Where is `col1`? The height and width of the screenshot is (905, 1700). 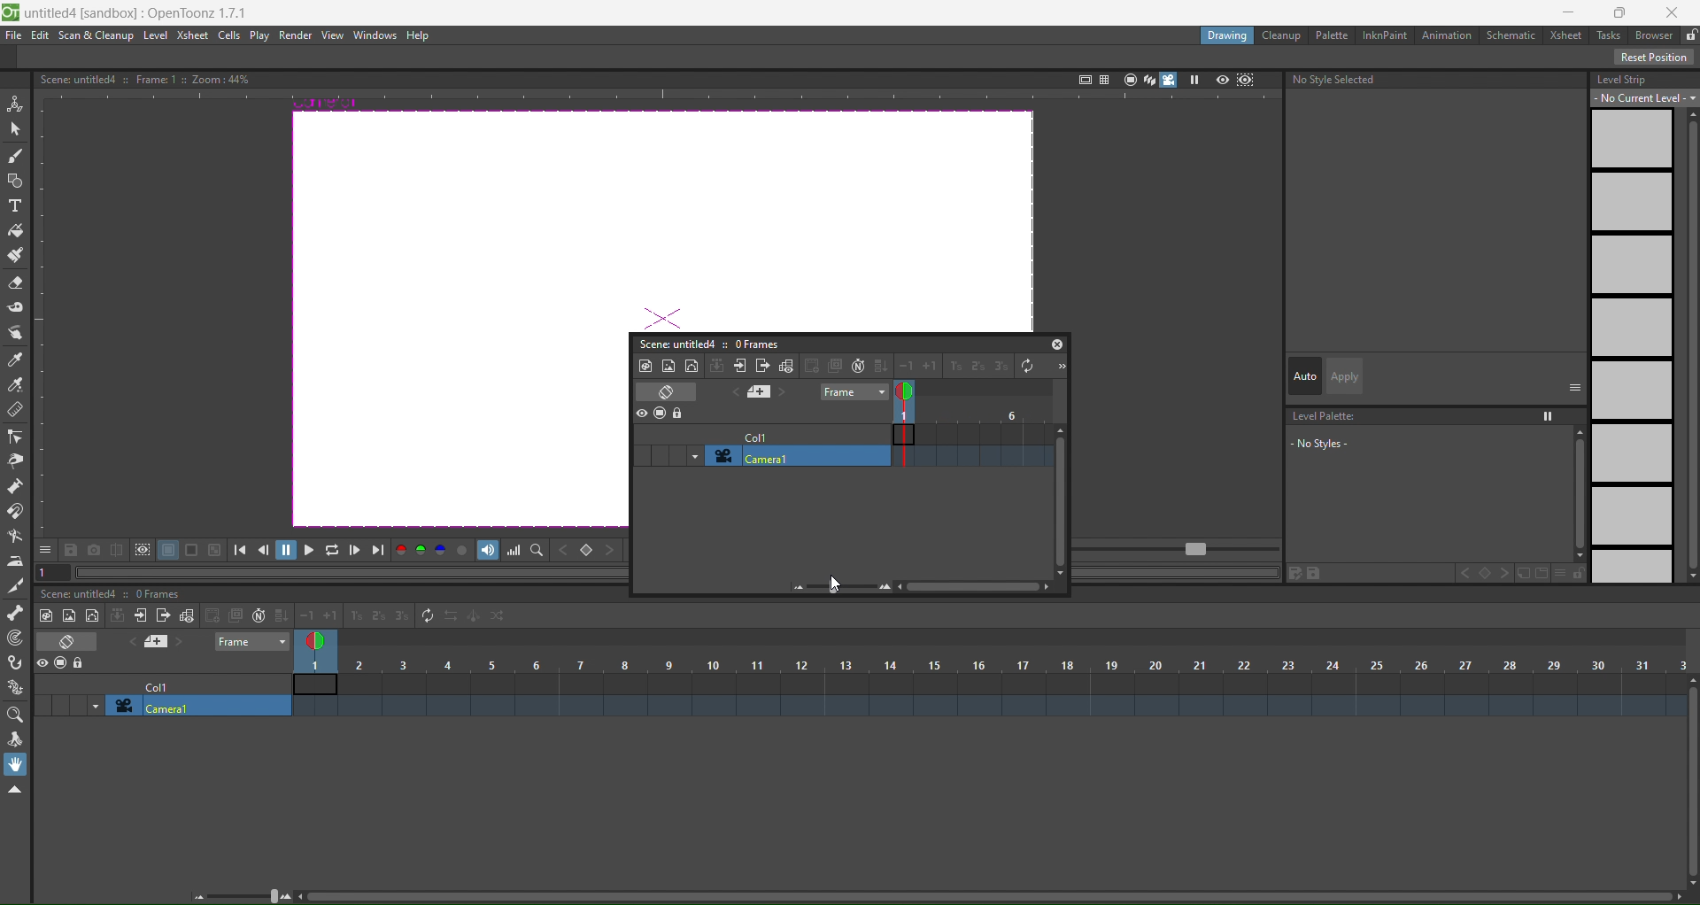 col1 is located at coordinates (166, 685).